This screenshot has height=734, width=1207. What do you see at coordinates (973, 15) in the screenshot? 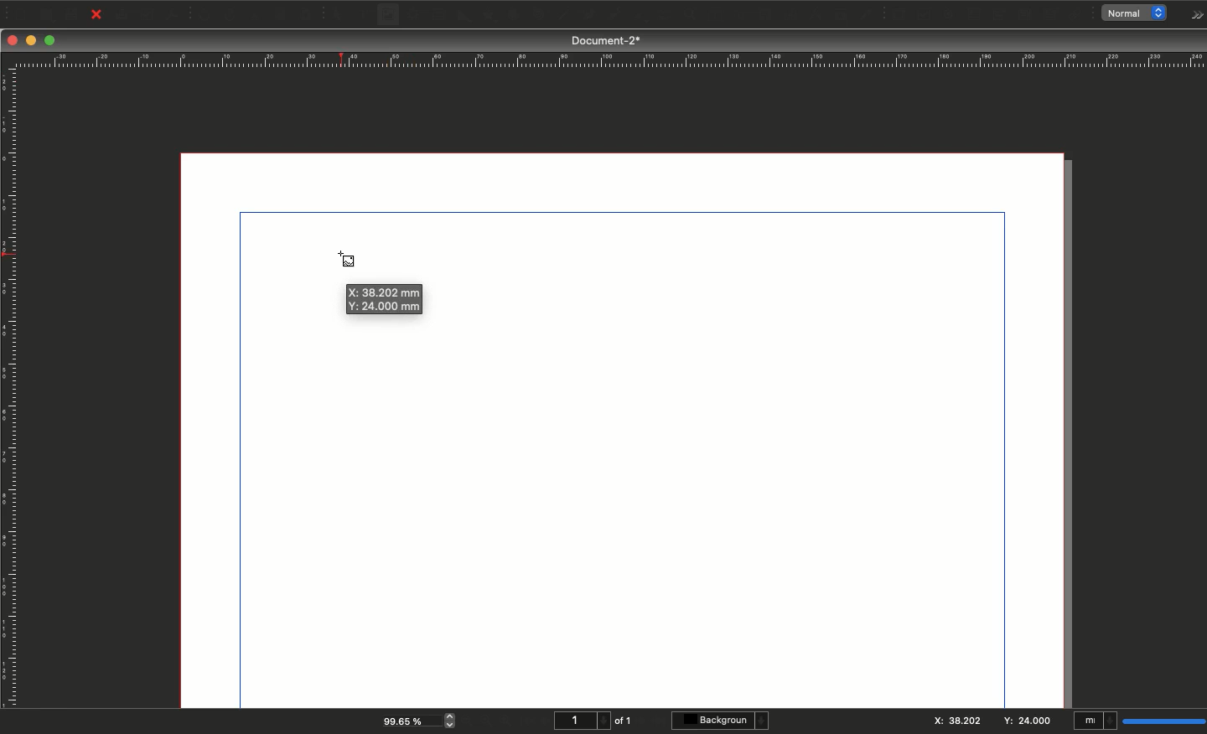
I see `PDF text field` at bounding box center [973, 15].